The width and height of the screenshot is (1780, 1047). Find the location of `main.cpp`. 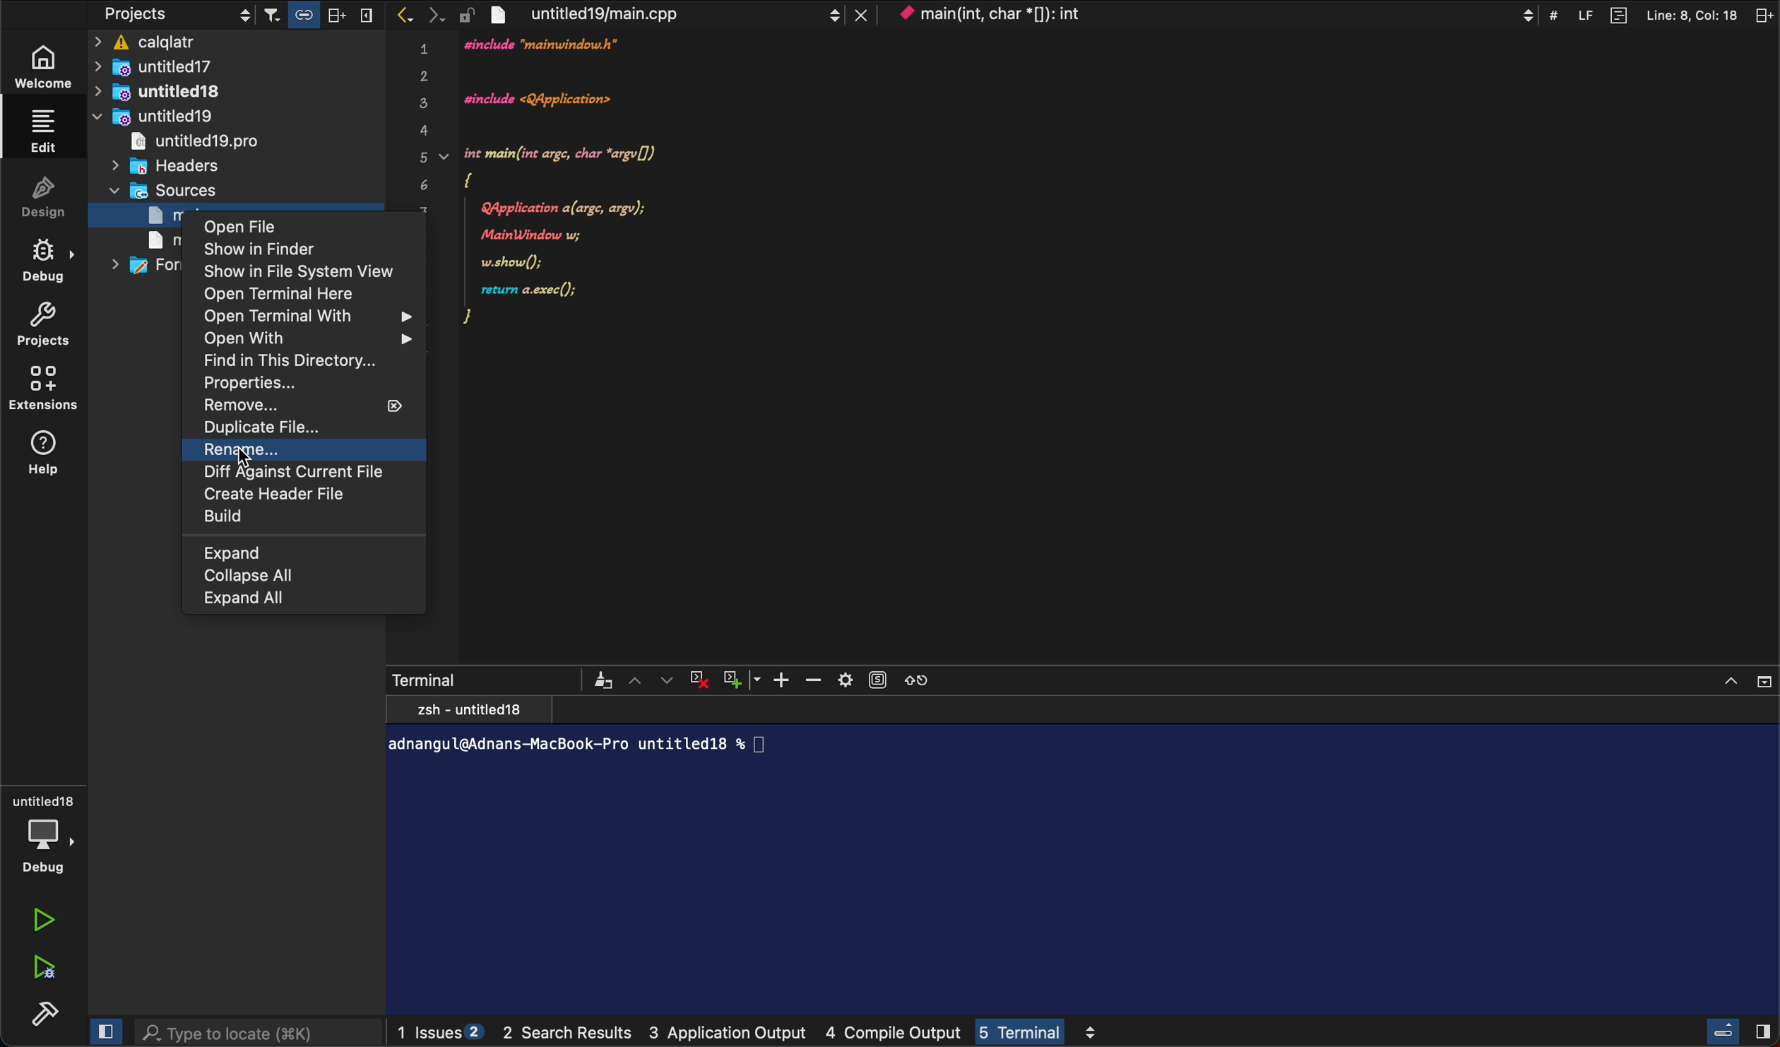

main.cpp is located at coordinates (146, 215).